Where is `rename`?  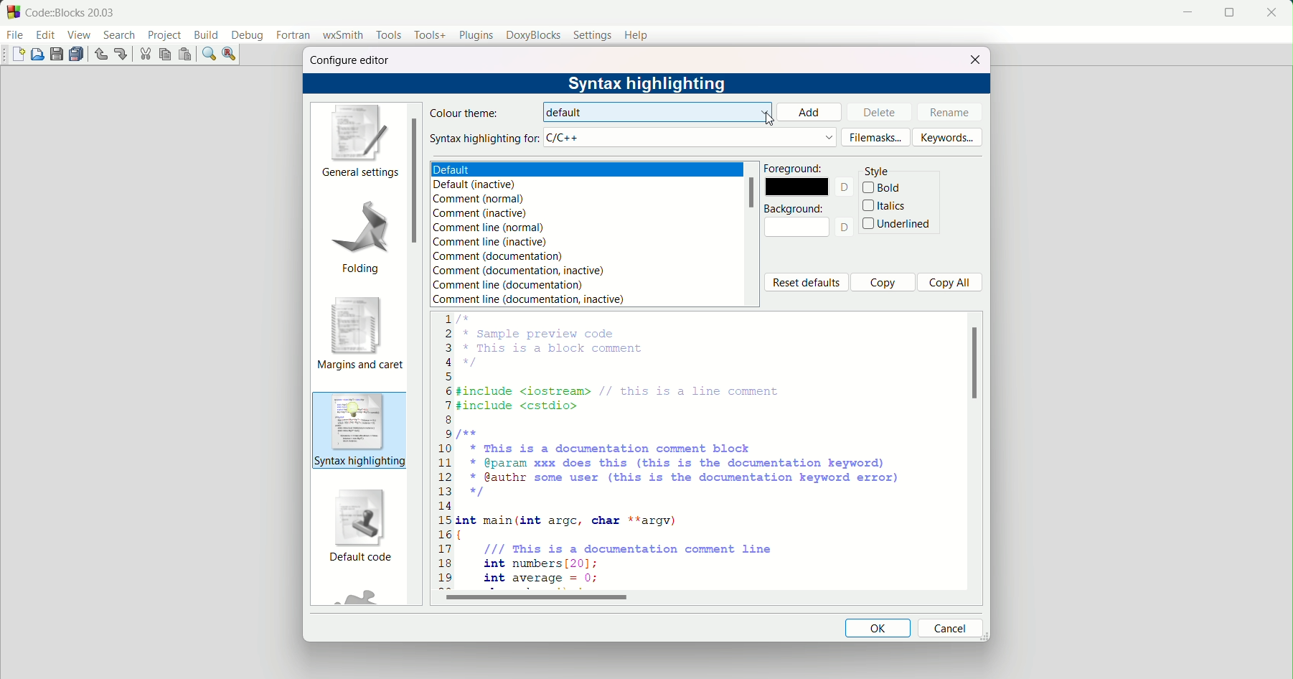
rename is located at coordinates (946, 111).